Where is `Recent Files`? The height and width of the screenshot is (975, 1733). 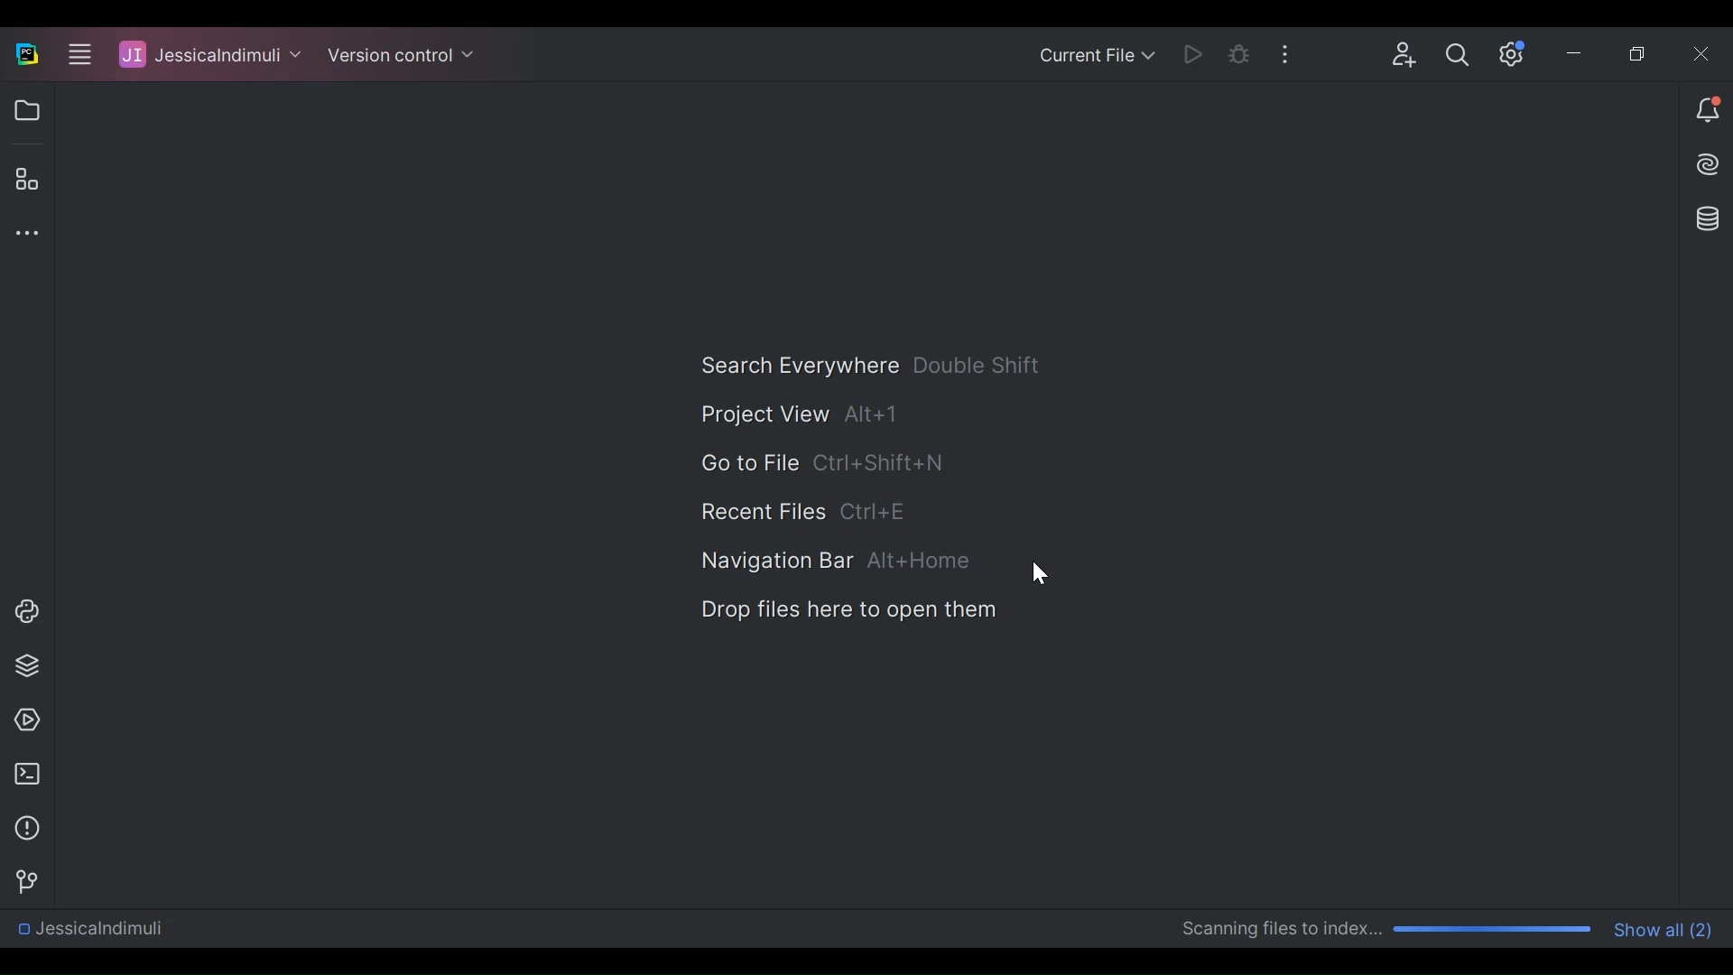
Recent Files is located at coordinates (805, 510).